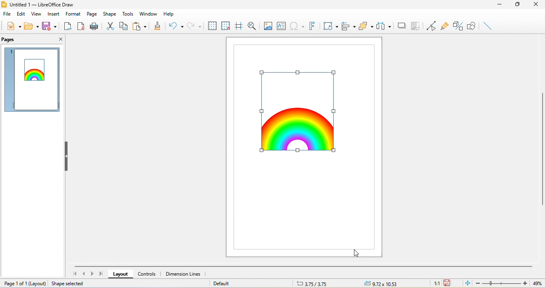 This screenshot has height=288, width=545. Describe the element at coordinates (511, 283) in the screenshot. I see `zoom` at that location.